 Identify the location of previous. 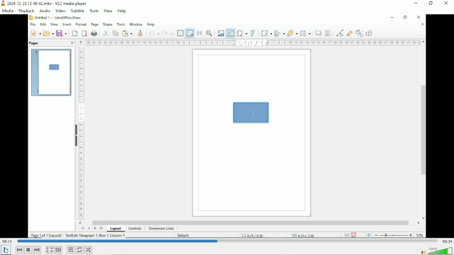
(19, 250).